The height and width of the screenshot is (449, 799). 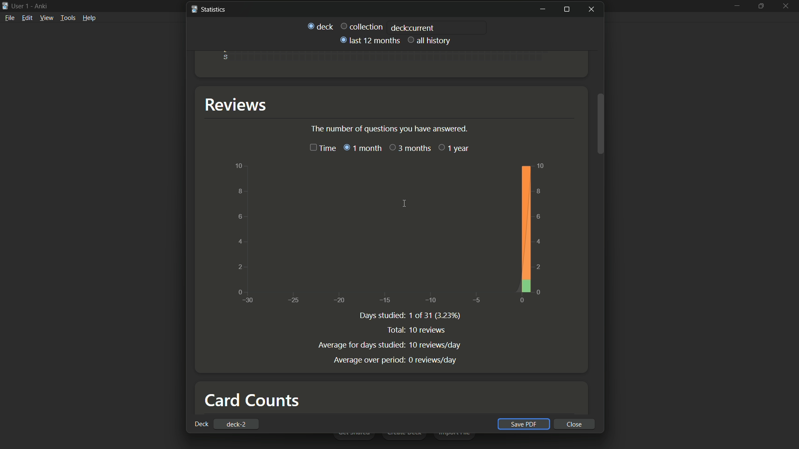 What do you see at coordinates (434, 345) in the screenshot?
I see `10 Reviews per day` at bounding box center [434, 345].